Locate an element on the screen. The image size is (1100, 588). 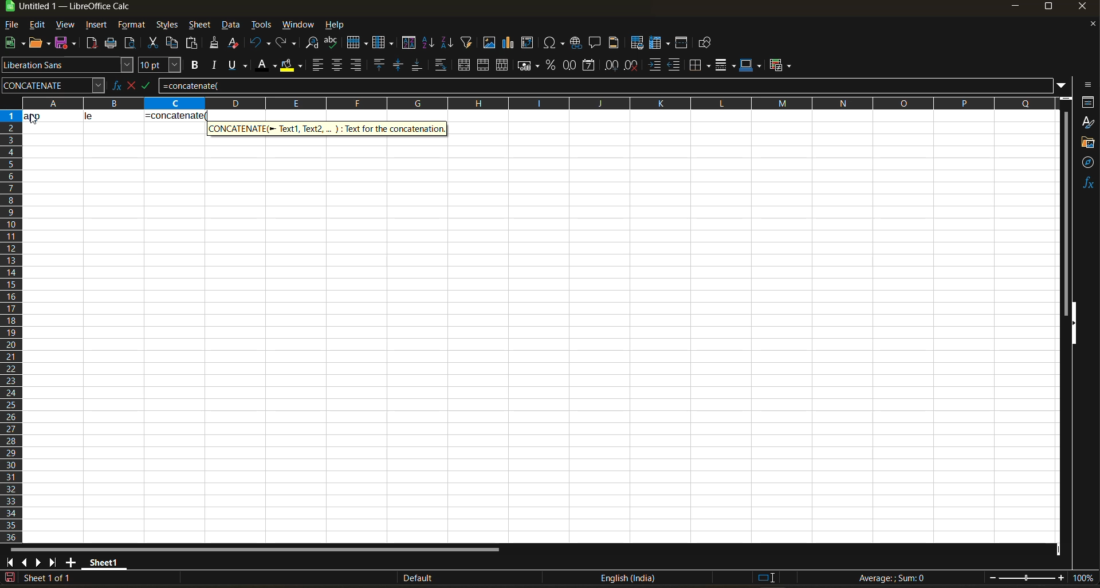
toggle print preview is located at coordinates (131, 44).